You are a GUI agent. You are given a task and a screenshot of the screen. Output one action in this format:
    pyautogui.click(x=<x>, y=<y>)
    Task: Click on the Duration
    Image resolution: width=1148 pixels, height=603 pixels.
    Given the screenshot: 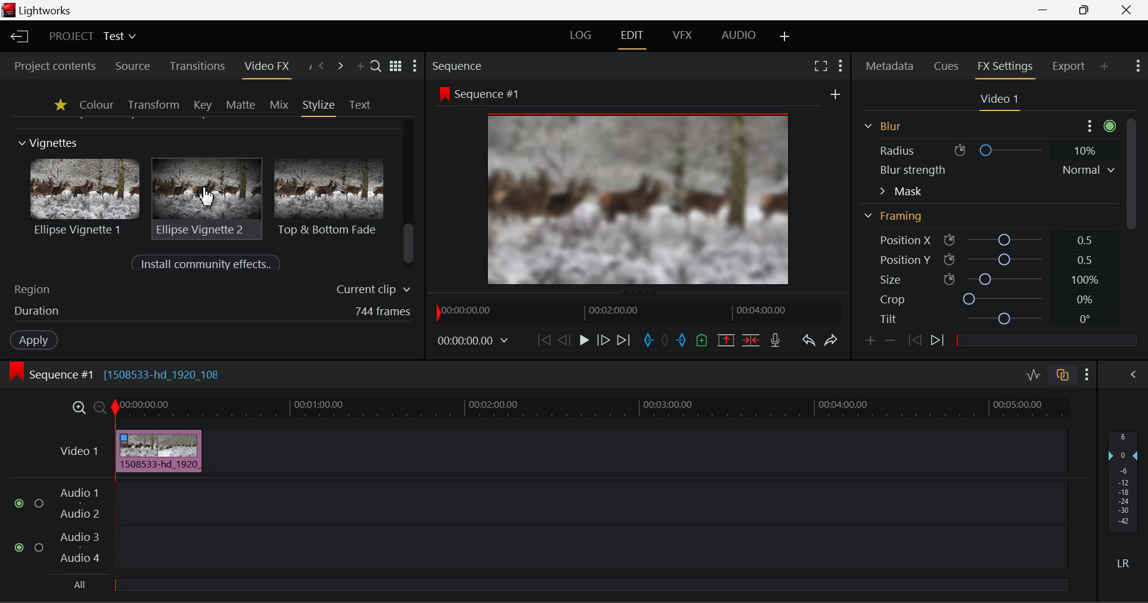 What is the action you would take?
    pyautogui.click(x=209, y=313)
    